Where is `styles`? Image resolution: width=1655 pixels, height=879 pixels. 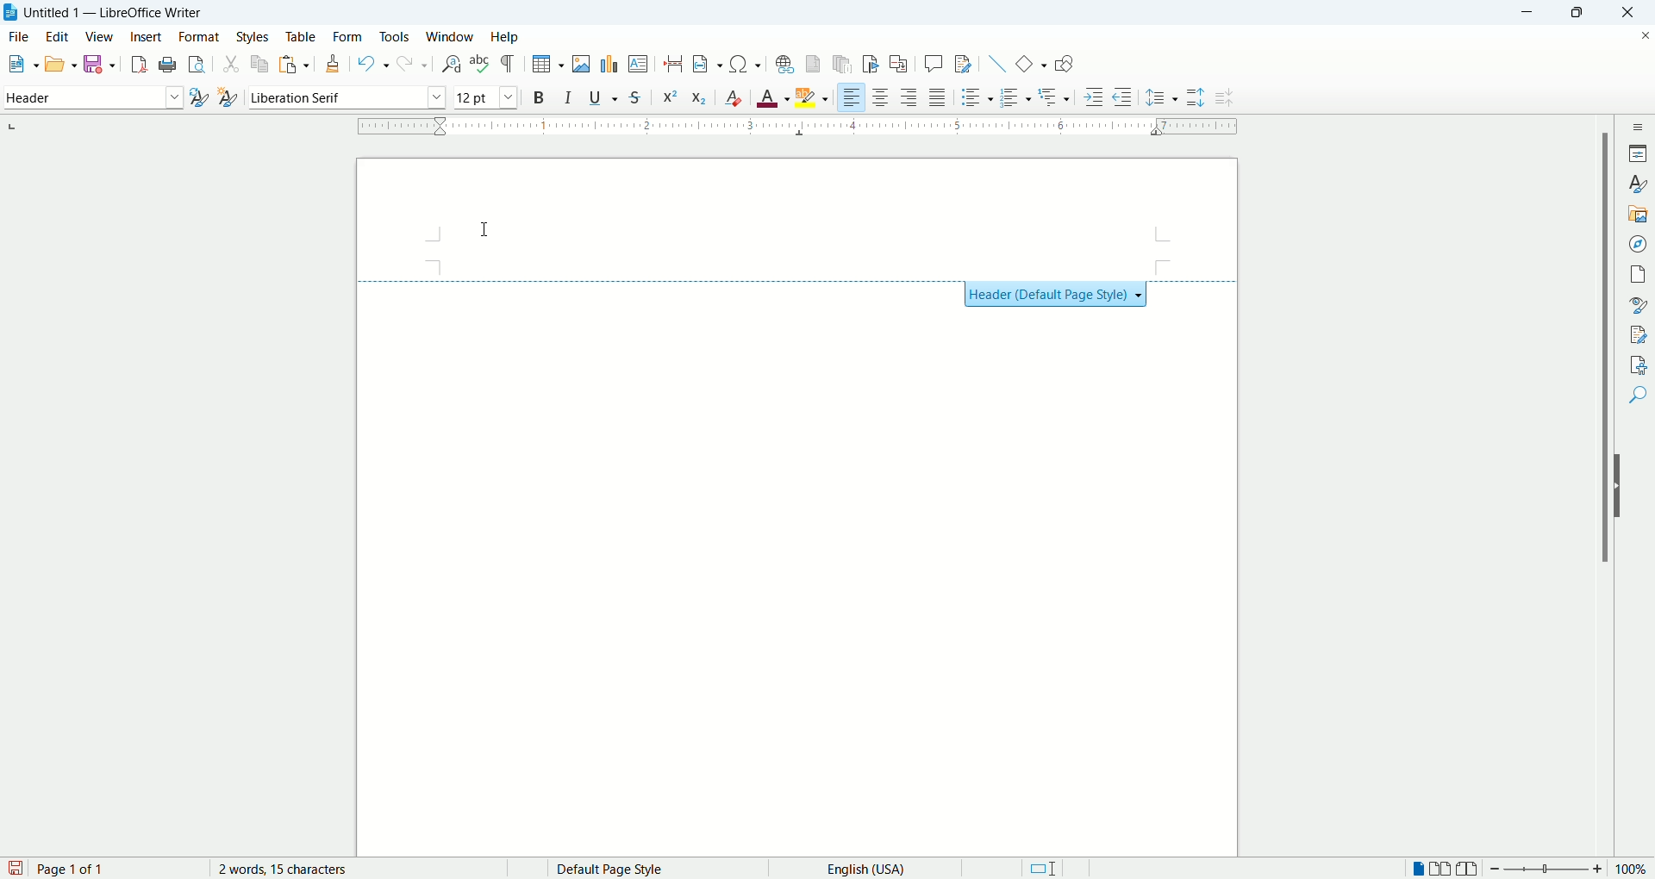
styles is located at coordinates (249, 38).